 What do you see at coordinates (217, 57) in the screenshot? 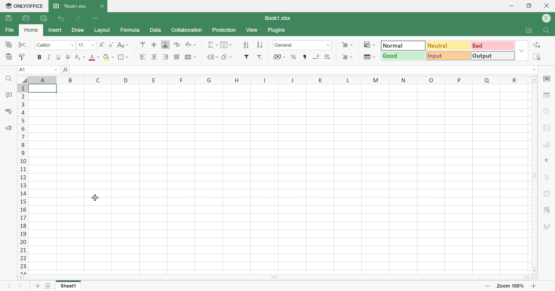
I see `Drop own` at bounding box center [217, 57].